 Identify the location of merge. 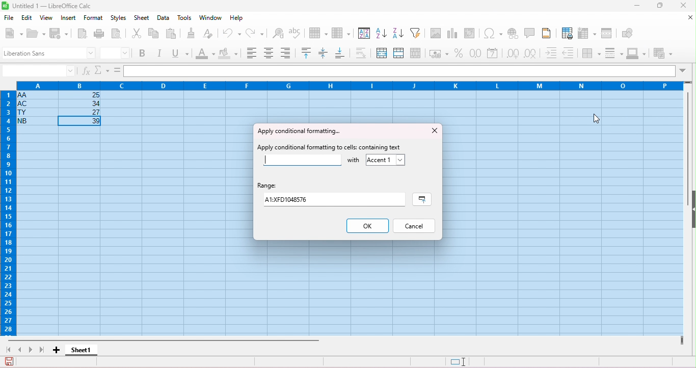
(398, 52).